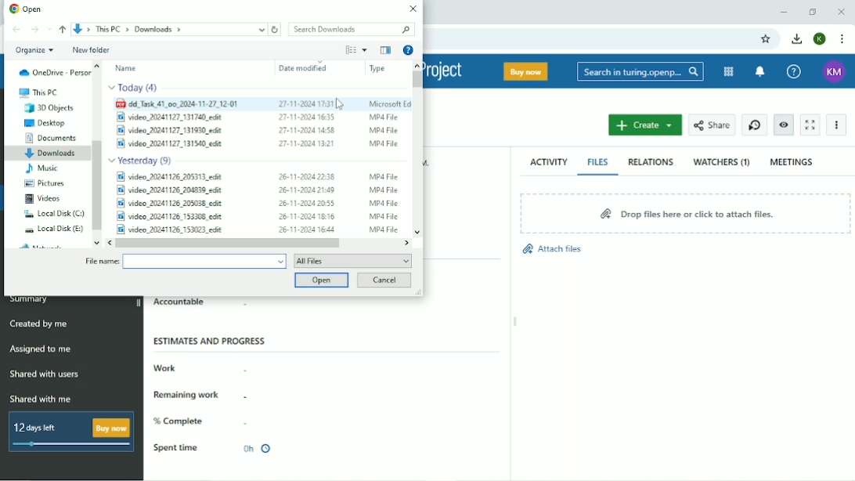  What do you see at coordinates (417, 79) in the screenshot?
I see `Vertical scrollbar` at bounding box center [417, 79].